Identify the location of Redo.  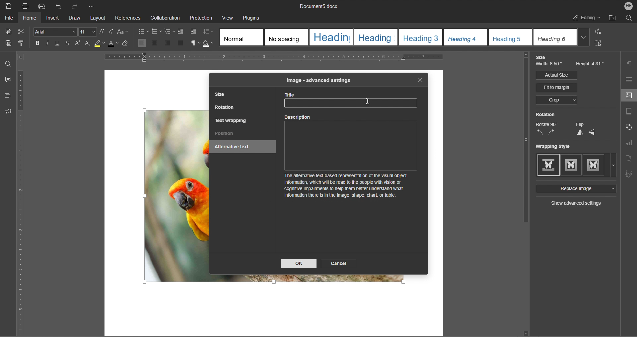
(77, 6).